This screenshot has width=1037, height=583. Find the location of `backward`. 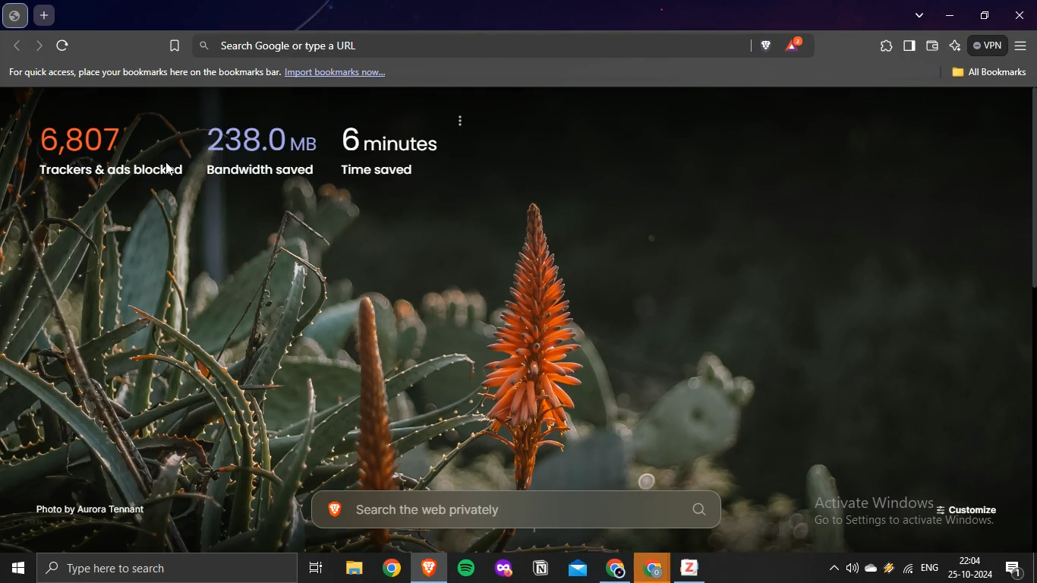

backward is located at coordinates (18, 45).